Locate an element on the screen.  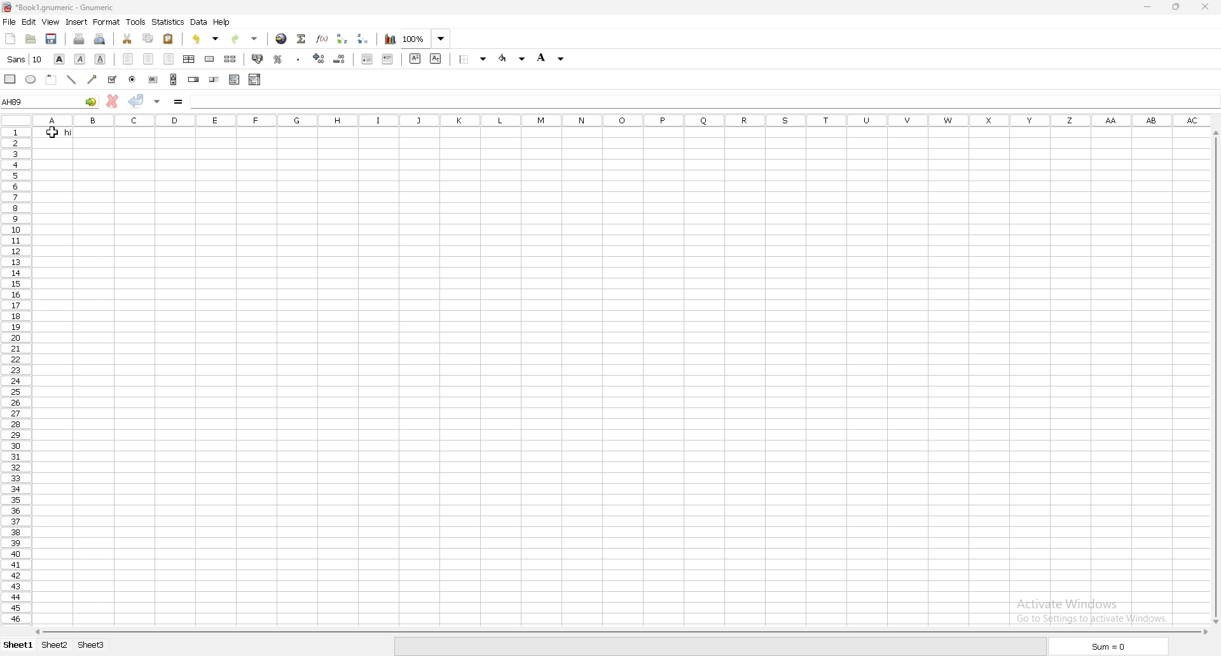
foreground is located at coordinates (513, 58).